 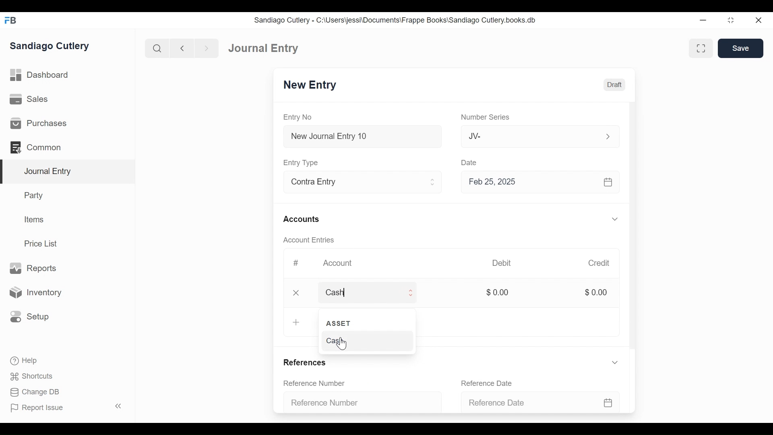 I want to click on Number Series, so click(x=487, y=118).